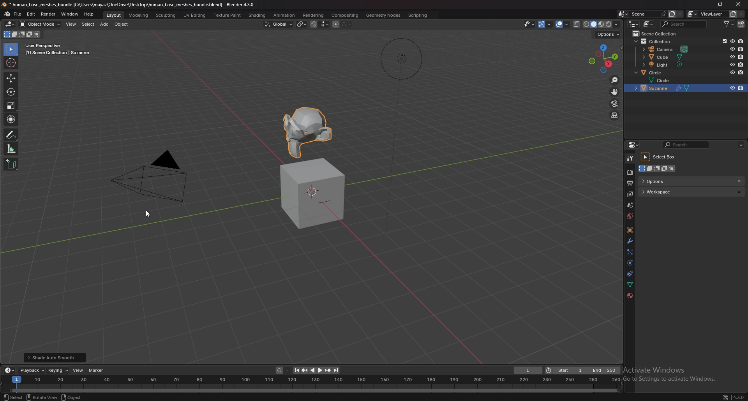  I want to click on snapping, so click(319, 24).